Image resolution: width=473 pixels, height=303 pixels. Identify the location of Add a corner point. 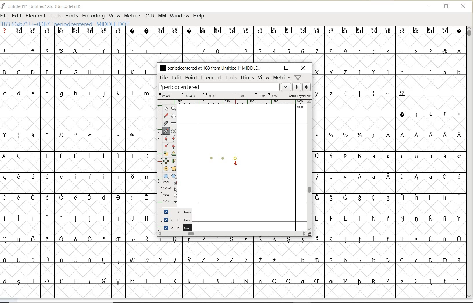
(174, 145).